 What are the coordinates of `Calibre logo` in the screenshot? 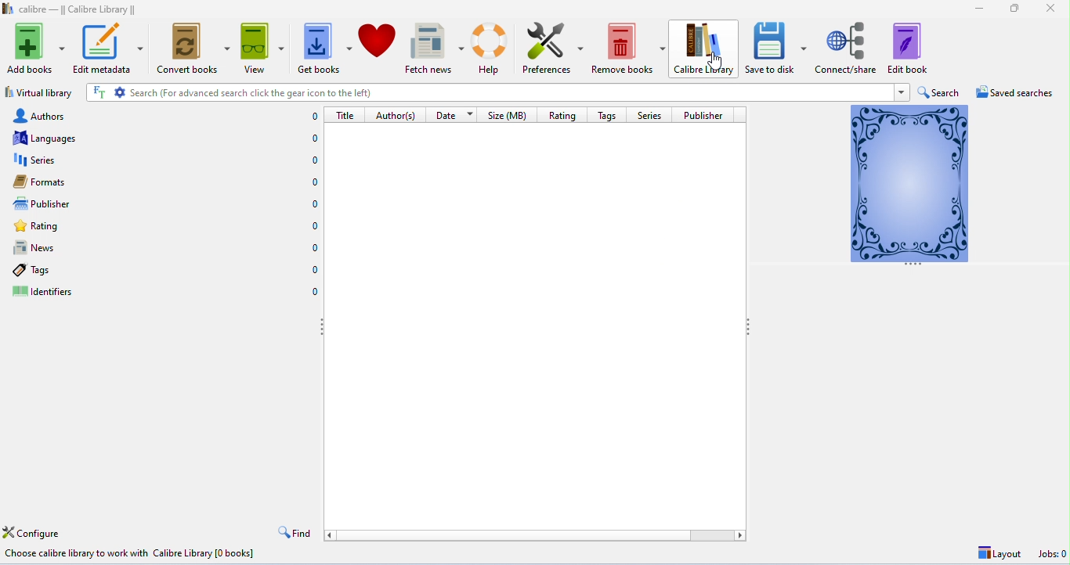 It's located at (8, 9).